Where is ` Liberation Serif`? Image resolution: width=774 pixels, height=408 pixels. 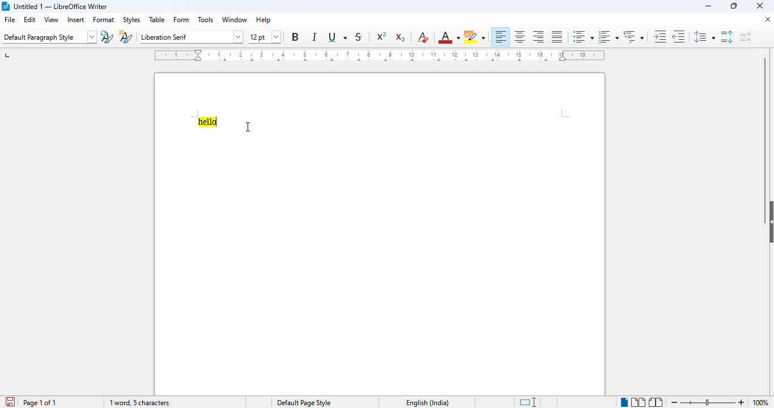
 Liberation Serif is located at coordinates (184, 37).